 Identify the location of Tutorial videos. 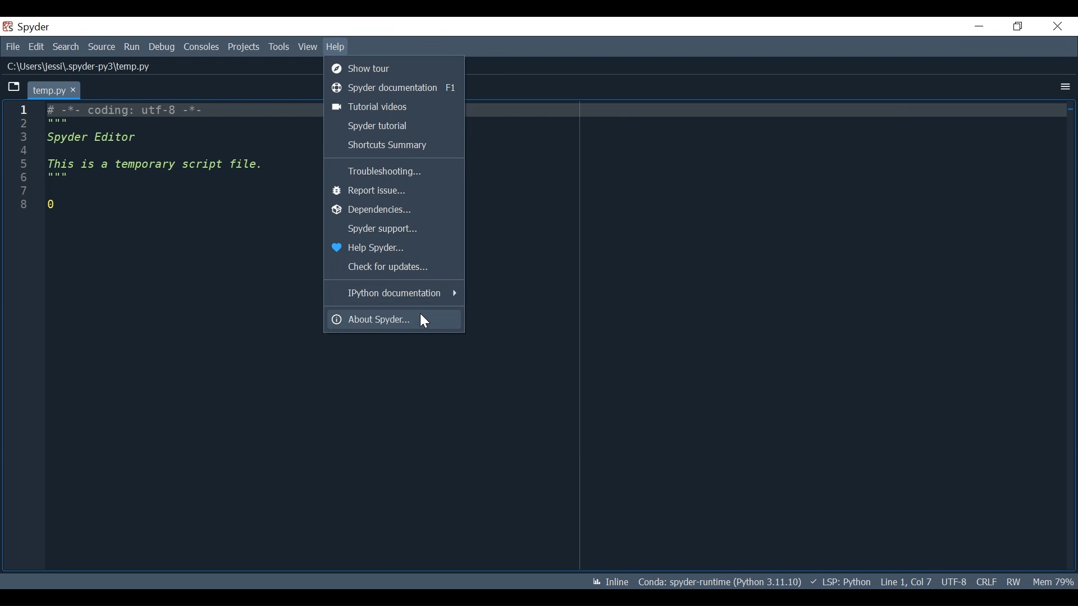
(395, 107).